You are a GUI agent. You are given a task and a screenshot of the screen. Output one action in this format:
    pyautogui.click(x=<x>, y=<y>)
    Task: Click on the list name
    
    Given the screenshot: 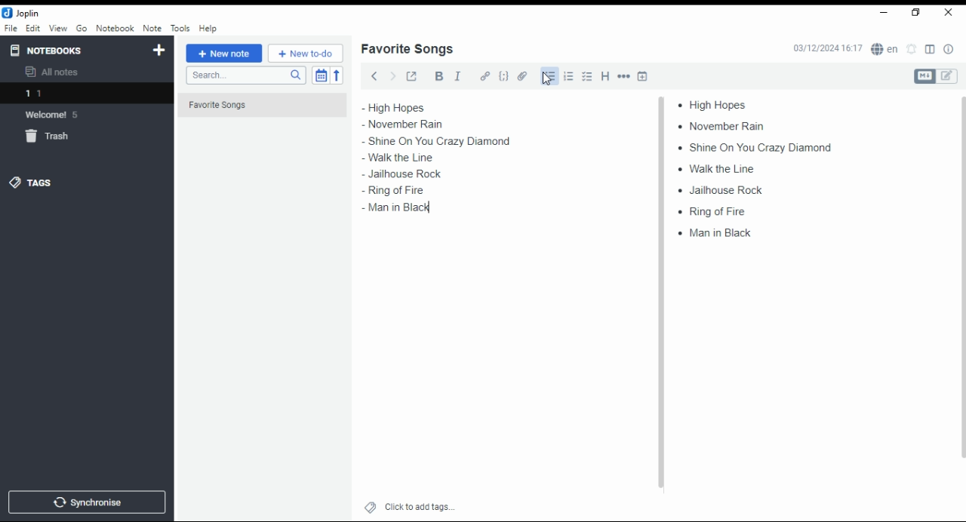 What is the action you would take?
    pyautogui.click(x=407, y=50)
    